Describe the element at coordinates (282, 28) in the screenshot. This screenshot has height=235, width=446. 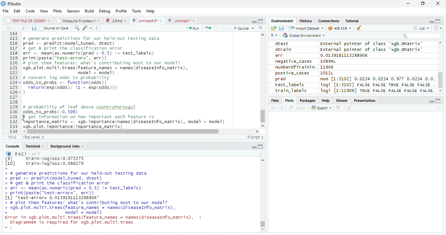
I see `Save` at that location.